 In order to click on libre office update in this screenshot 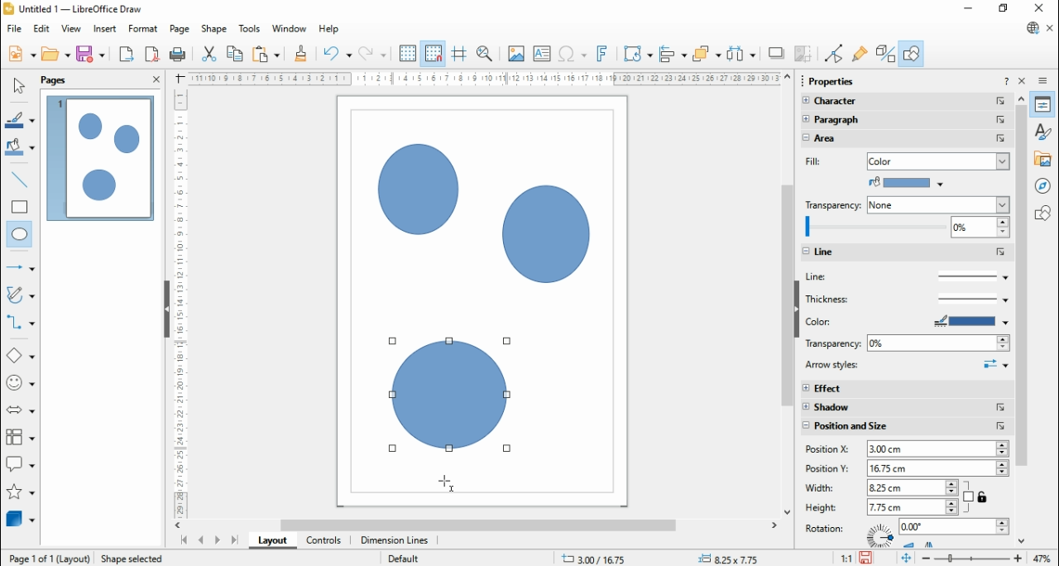, I will do `click(1032, 27)`.